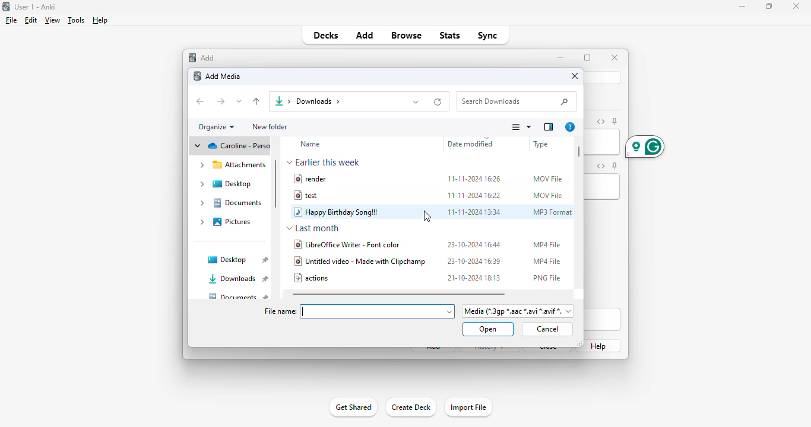 Image resolution: width=811 pixels, height=427 pixels. I want to click on browse, so click(405, 36).